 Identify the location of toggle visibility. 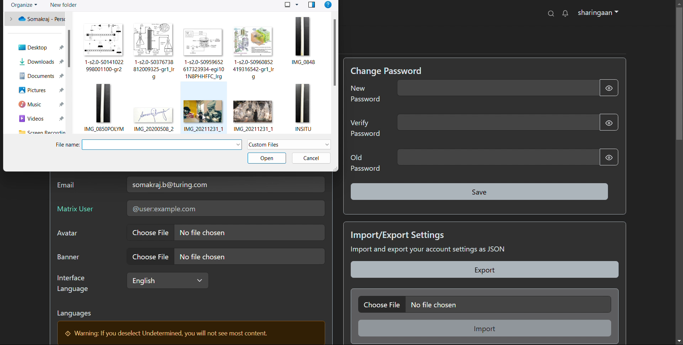
(609, 88).